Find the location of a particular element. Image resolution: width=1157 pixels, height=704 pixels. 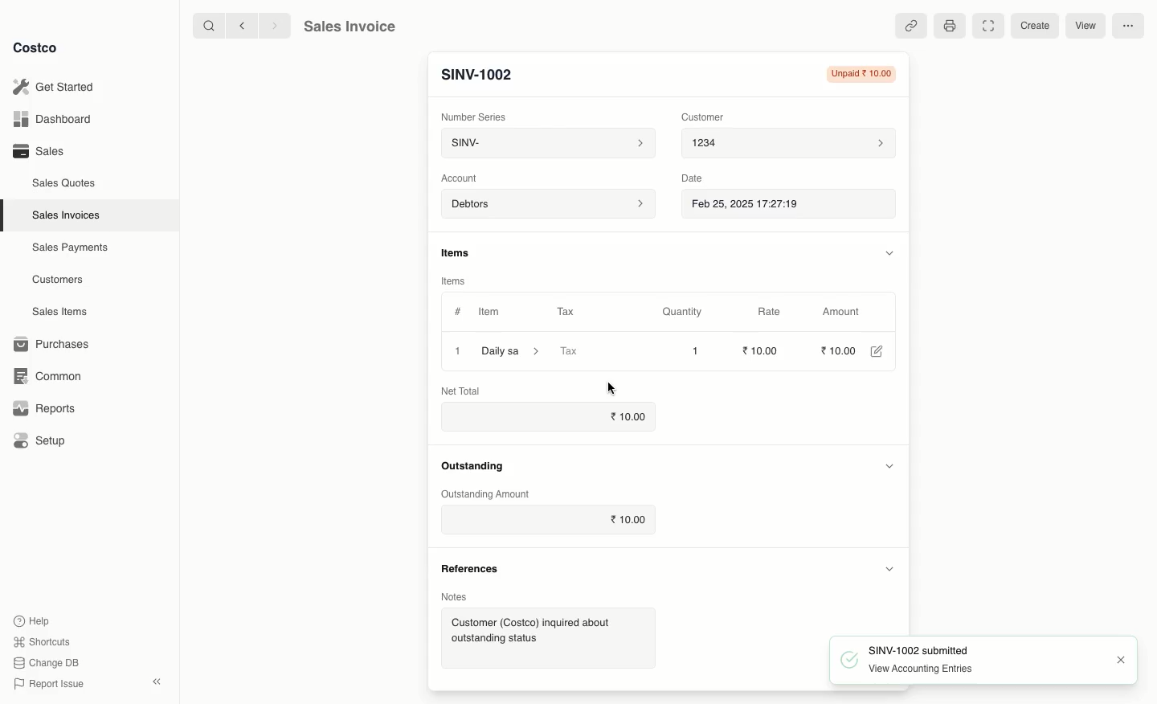

Costco is located at coordinates (37, 47).